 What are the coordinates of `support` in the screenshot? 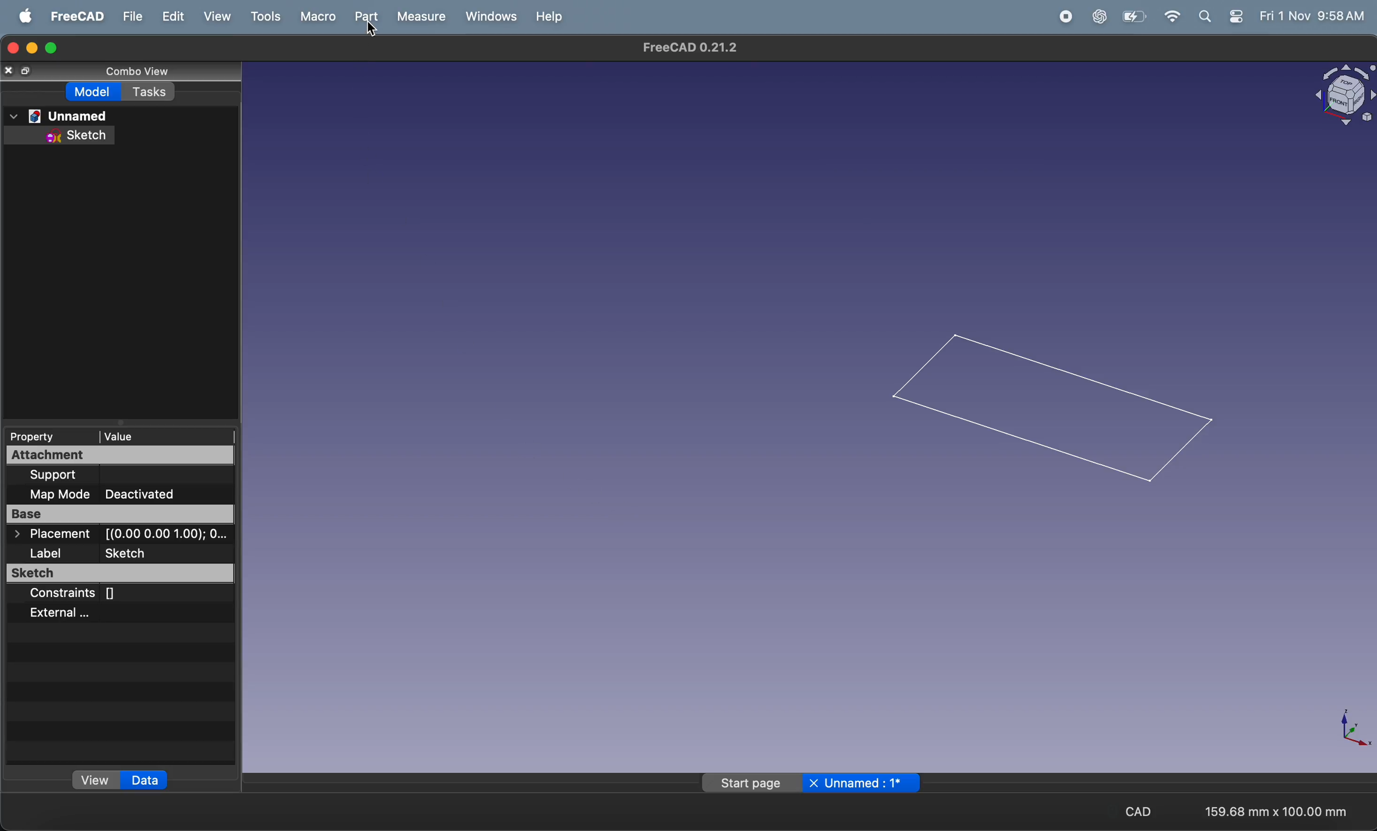 It's located at (109, 474).